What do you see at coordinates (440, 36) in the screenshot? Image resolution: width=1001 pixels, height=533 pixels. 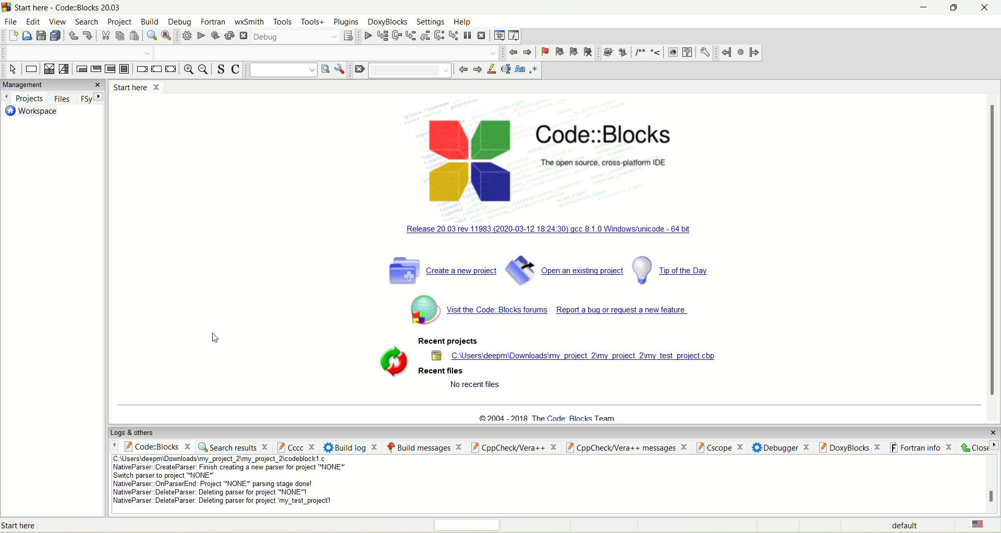 I see `next instruction` at bounding box center [440, 36].